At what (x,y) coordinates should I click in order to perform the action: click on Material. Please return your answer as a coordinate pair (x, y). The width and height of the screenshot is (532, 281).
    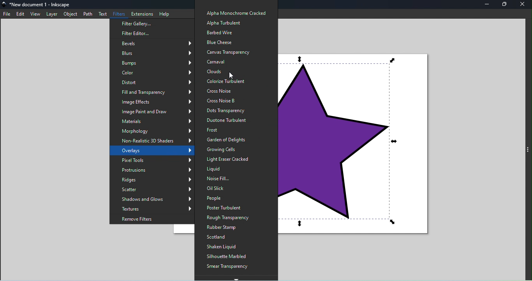
    Looking at the image, I should click on (157, 121).